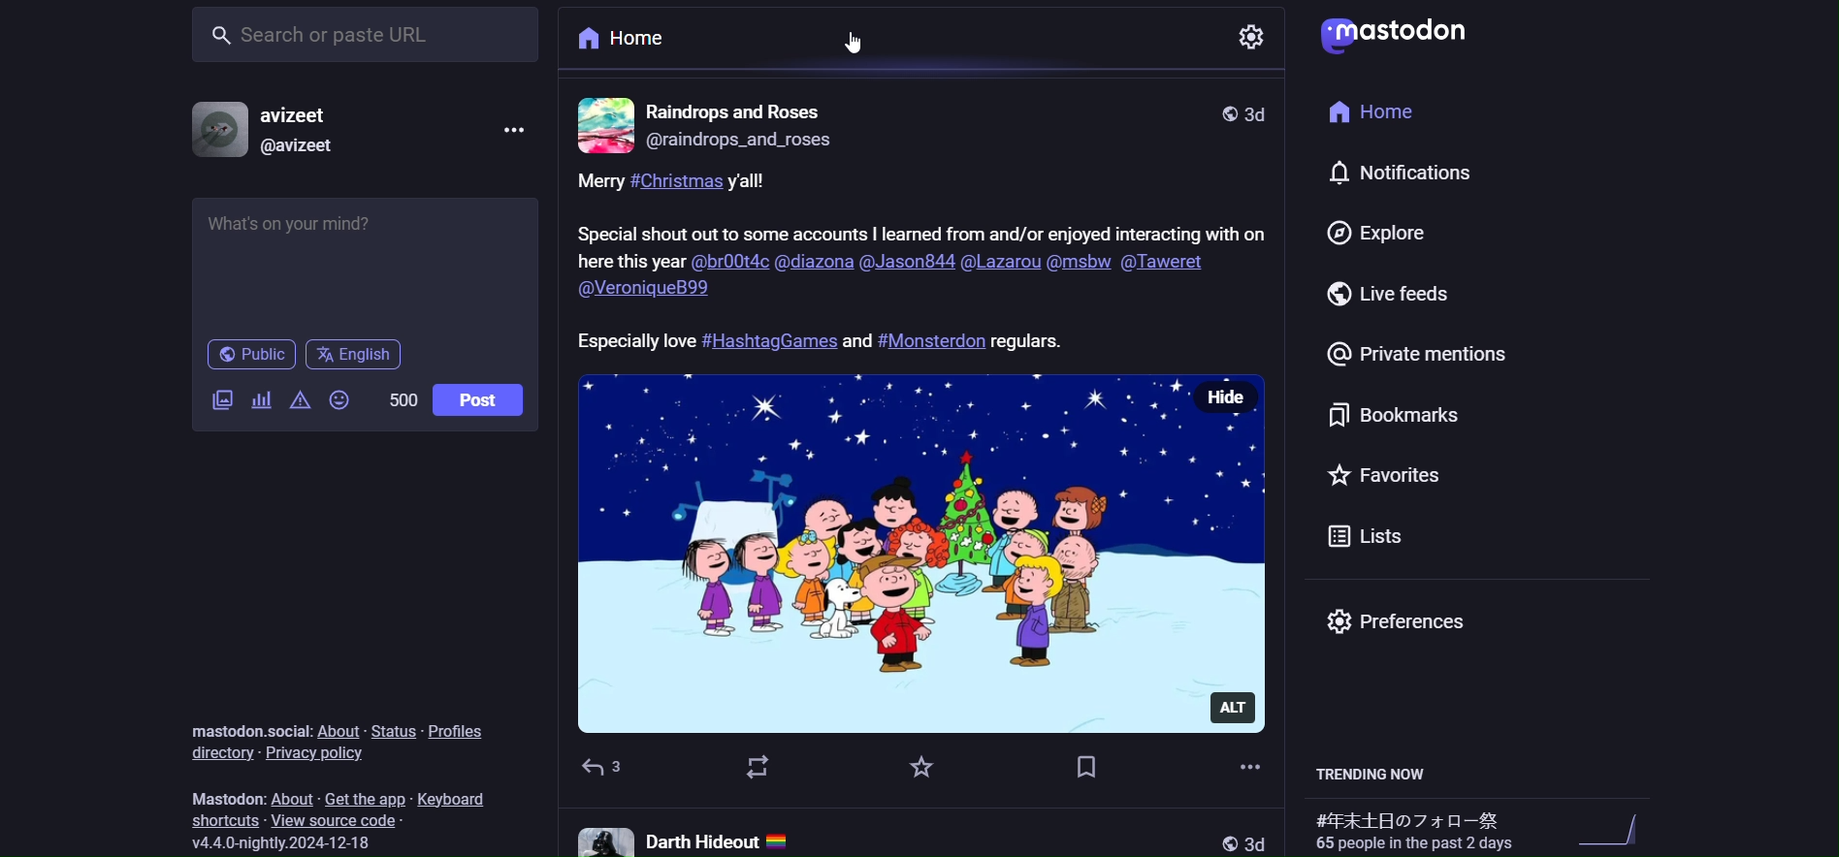 The width and height of the screenshot is (1839, 857). What do you see at coordinates (1266, 114) in the screenshot?
I see `last modified` at bounding box center [1266, 114].